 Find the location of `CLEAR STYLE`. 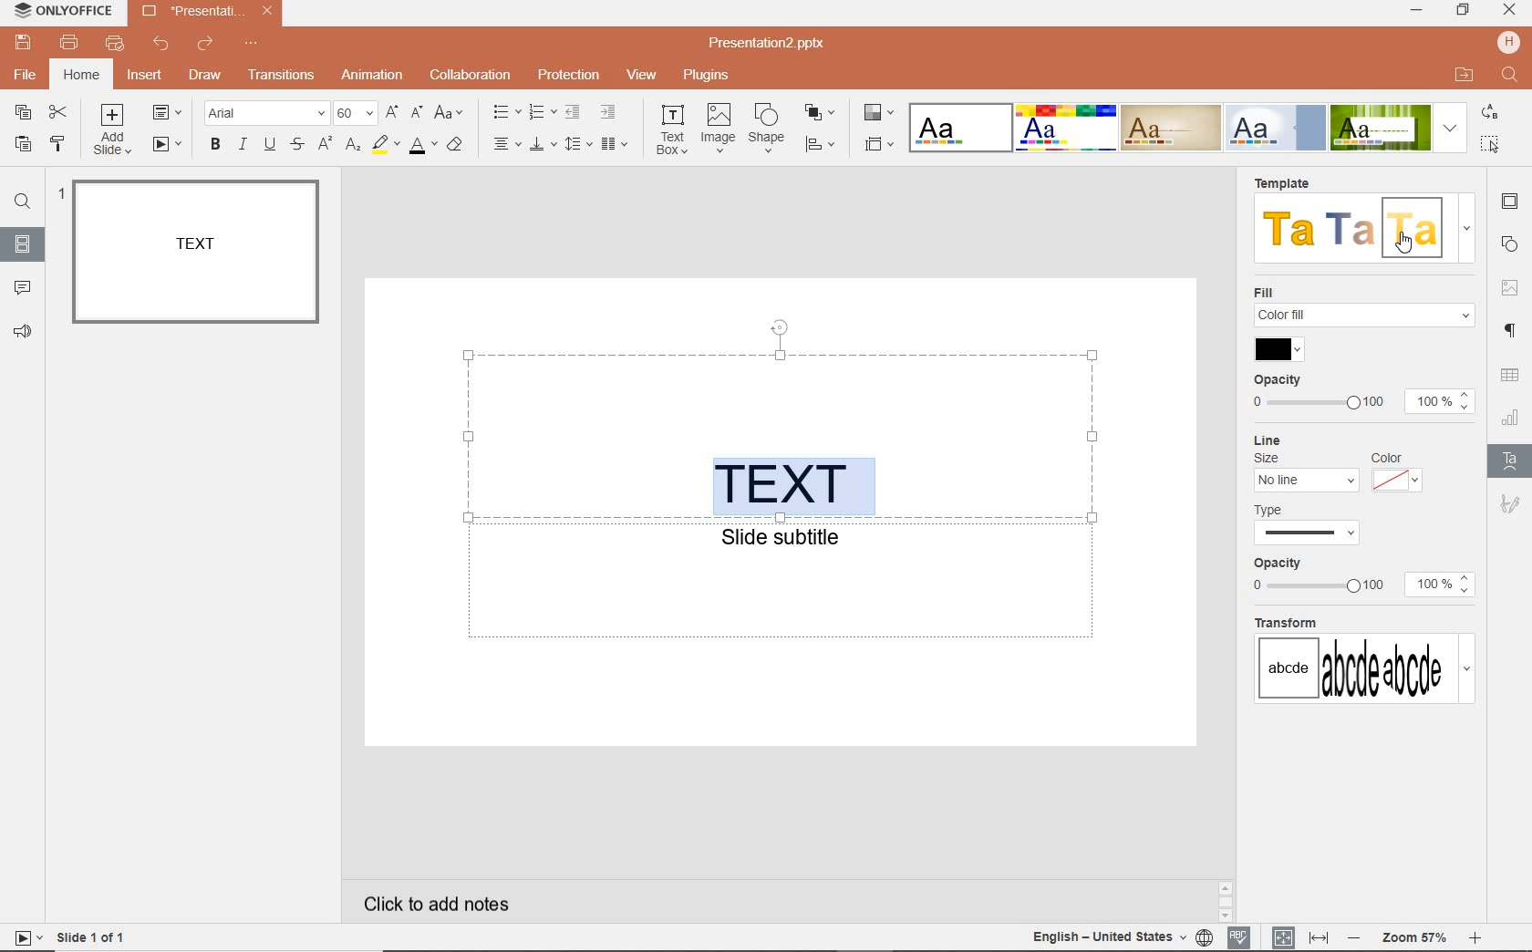

CLEAR STYLE is located at coordinates (460, 143).